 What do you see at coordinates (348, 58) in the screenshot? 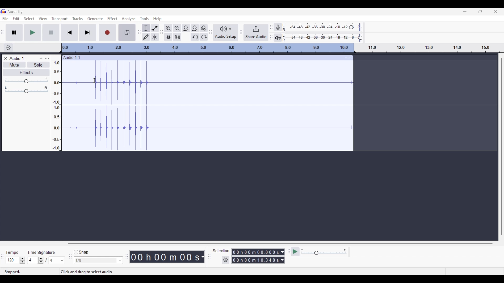
I see `Track settings` at bounding box center [348, 58].